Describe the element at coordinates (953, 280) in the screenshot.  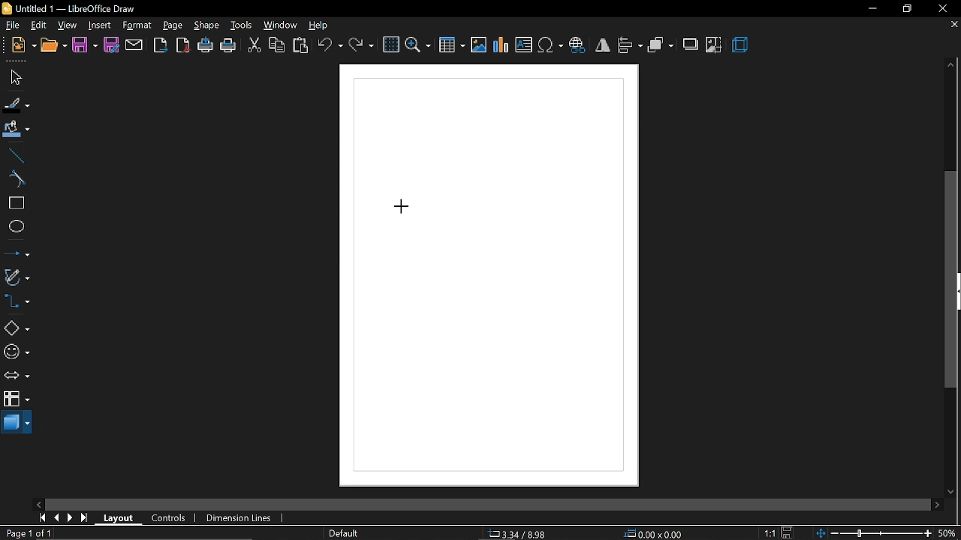
I see `vertical scrollbar` at that location.